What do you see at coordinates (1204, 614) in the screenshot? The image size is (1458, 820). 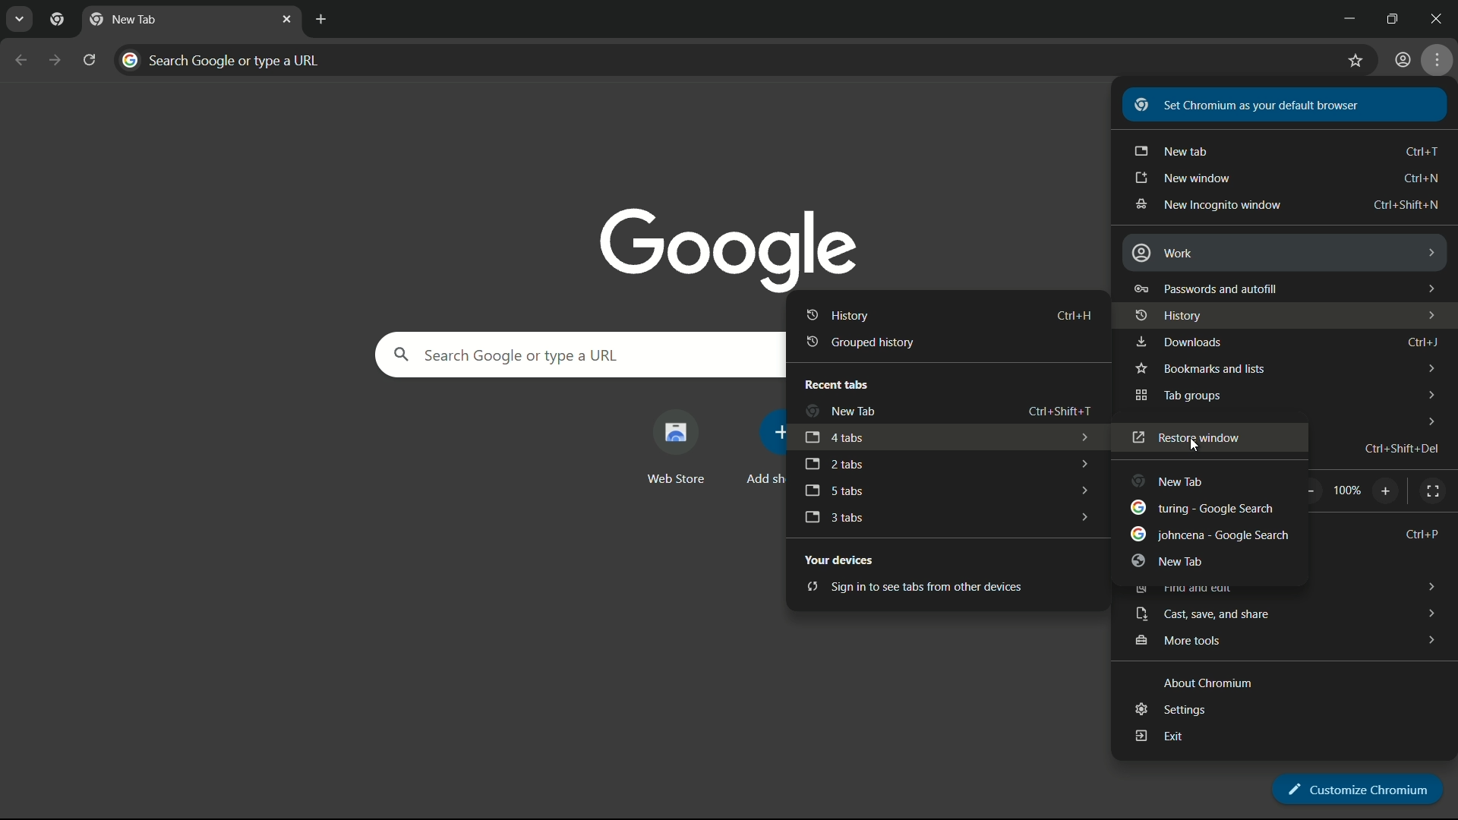 I see `cast save and share` at bounding box center [1204, 614].